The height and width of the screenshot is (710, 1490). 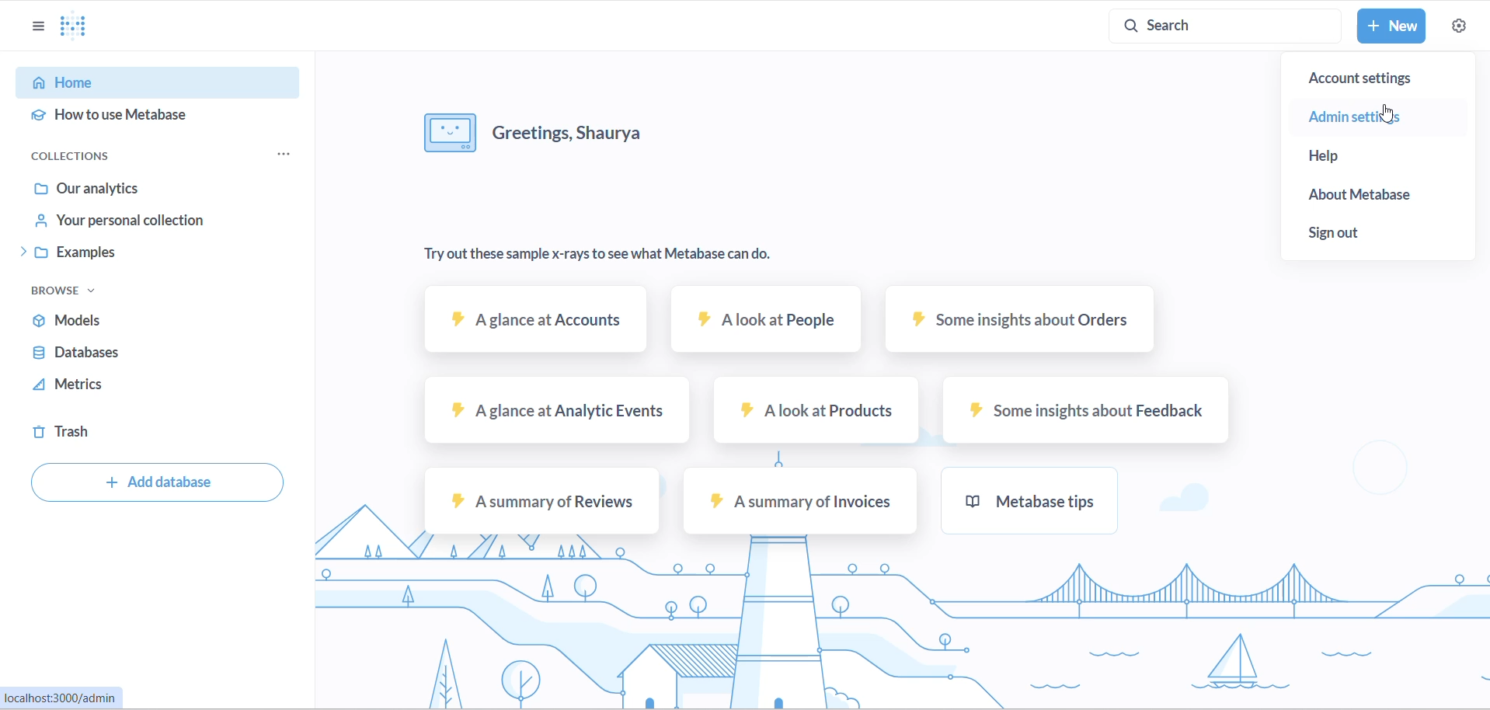 I want to click on about metabase, so click(x=1380, y=196).